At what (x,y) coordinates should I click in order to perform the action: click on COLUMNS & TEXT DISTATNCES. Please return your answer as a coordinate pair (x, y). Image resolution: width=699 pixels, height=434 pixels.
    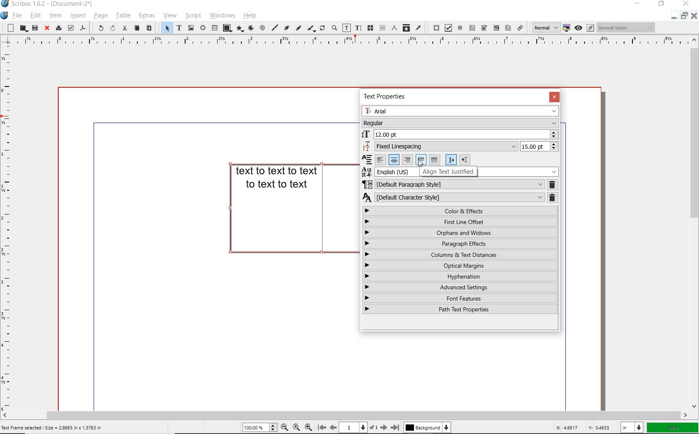
    Looking at the image, I should click on (461, 255).